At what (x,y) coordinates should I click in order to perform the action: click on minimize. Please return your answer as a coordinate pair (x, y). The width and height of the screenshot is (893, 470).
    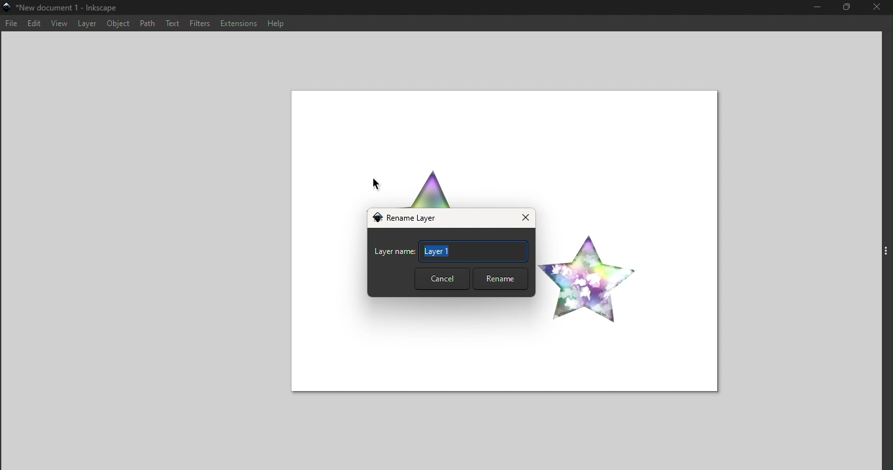
    Looking at the image, I should click on (817, 8).